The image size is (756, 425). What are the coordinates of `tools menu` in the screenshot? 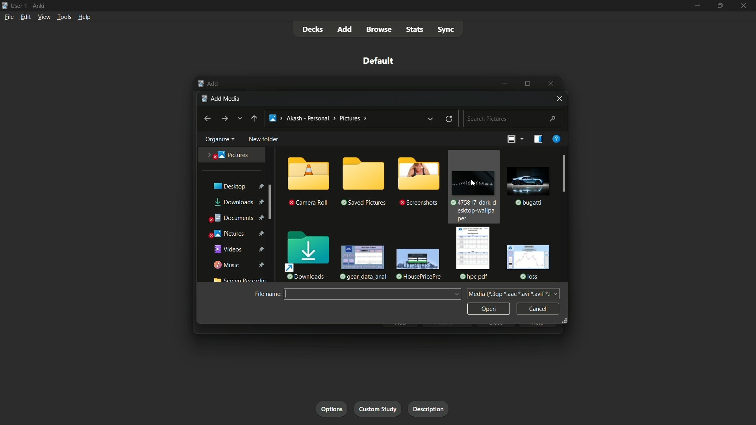 It's located at (63, 17).